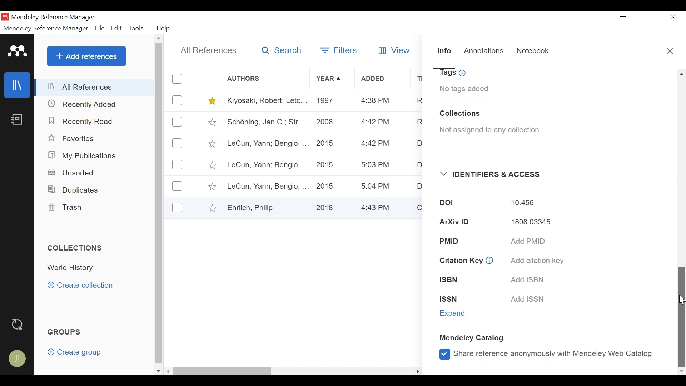 The width and height of the screenshot is (686, 386). I want to click on Annotation, so click(485, 52).